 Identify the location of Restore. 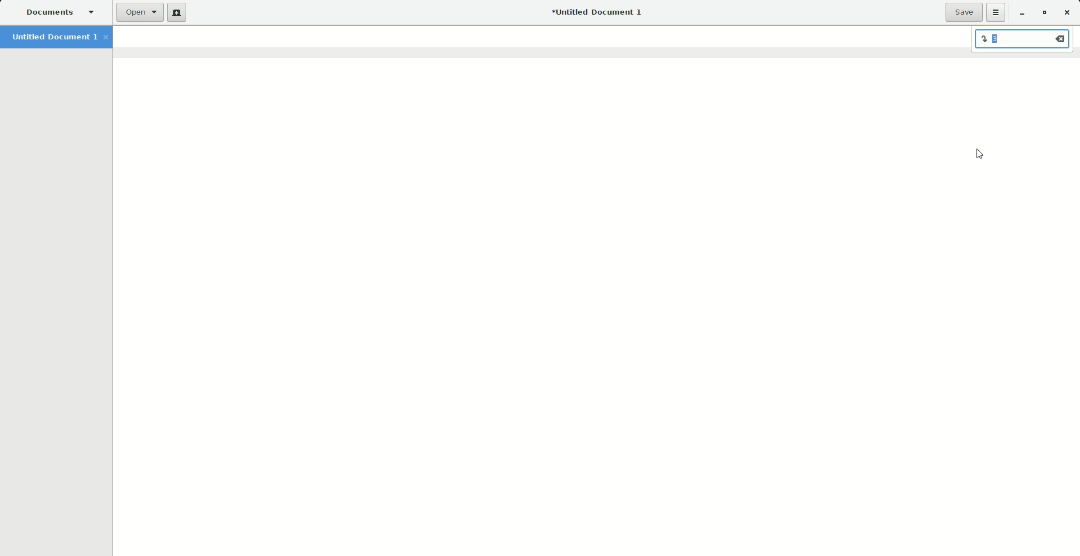
(1043, 13).